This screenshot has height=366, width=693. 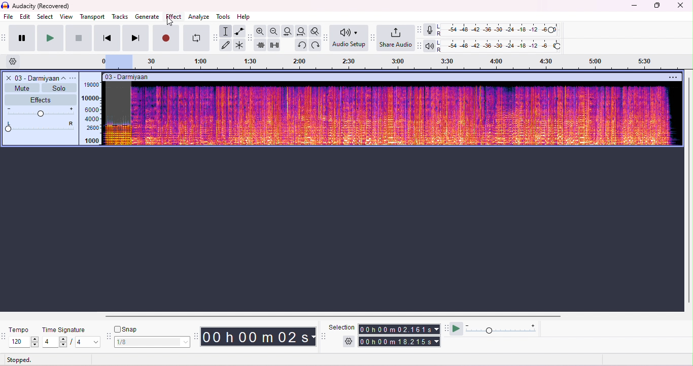 I want to click on snap tool bar, so click(x=109, y=335).